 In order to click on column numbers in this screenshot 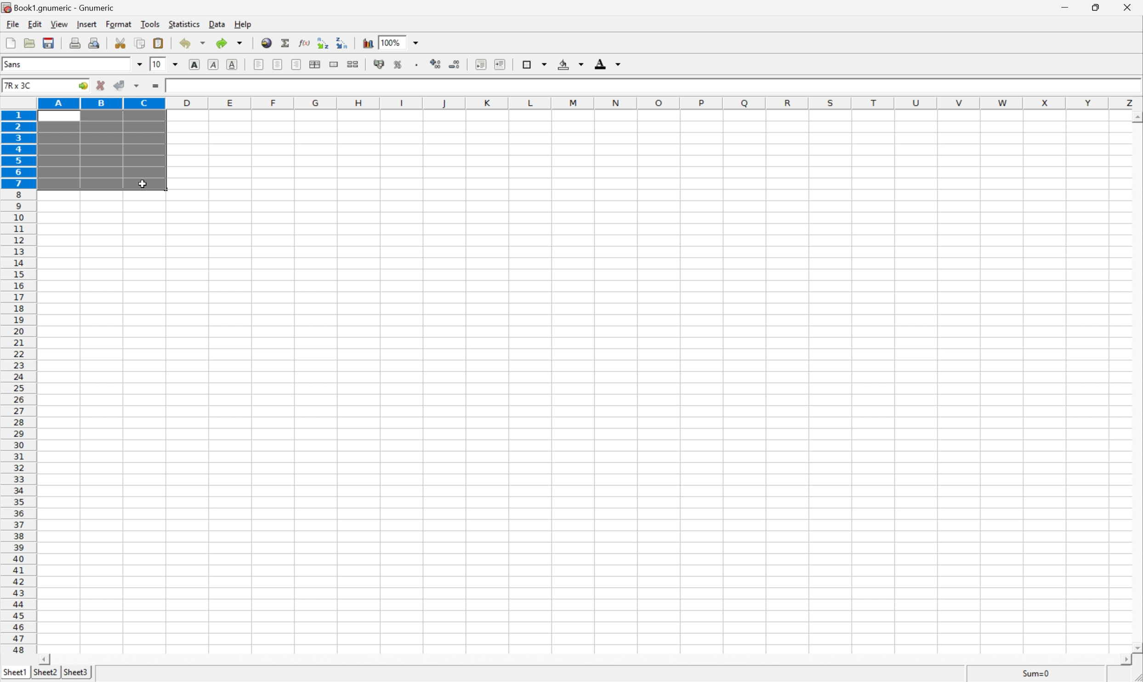, I will do `click(590, 102)`.